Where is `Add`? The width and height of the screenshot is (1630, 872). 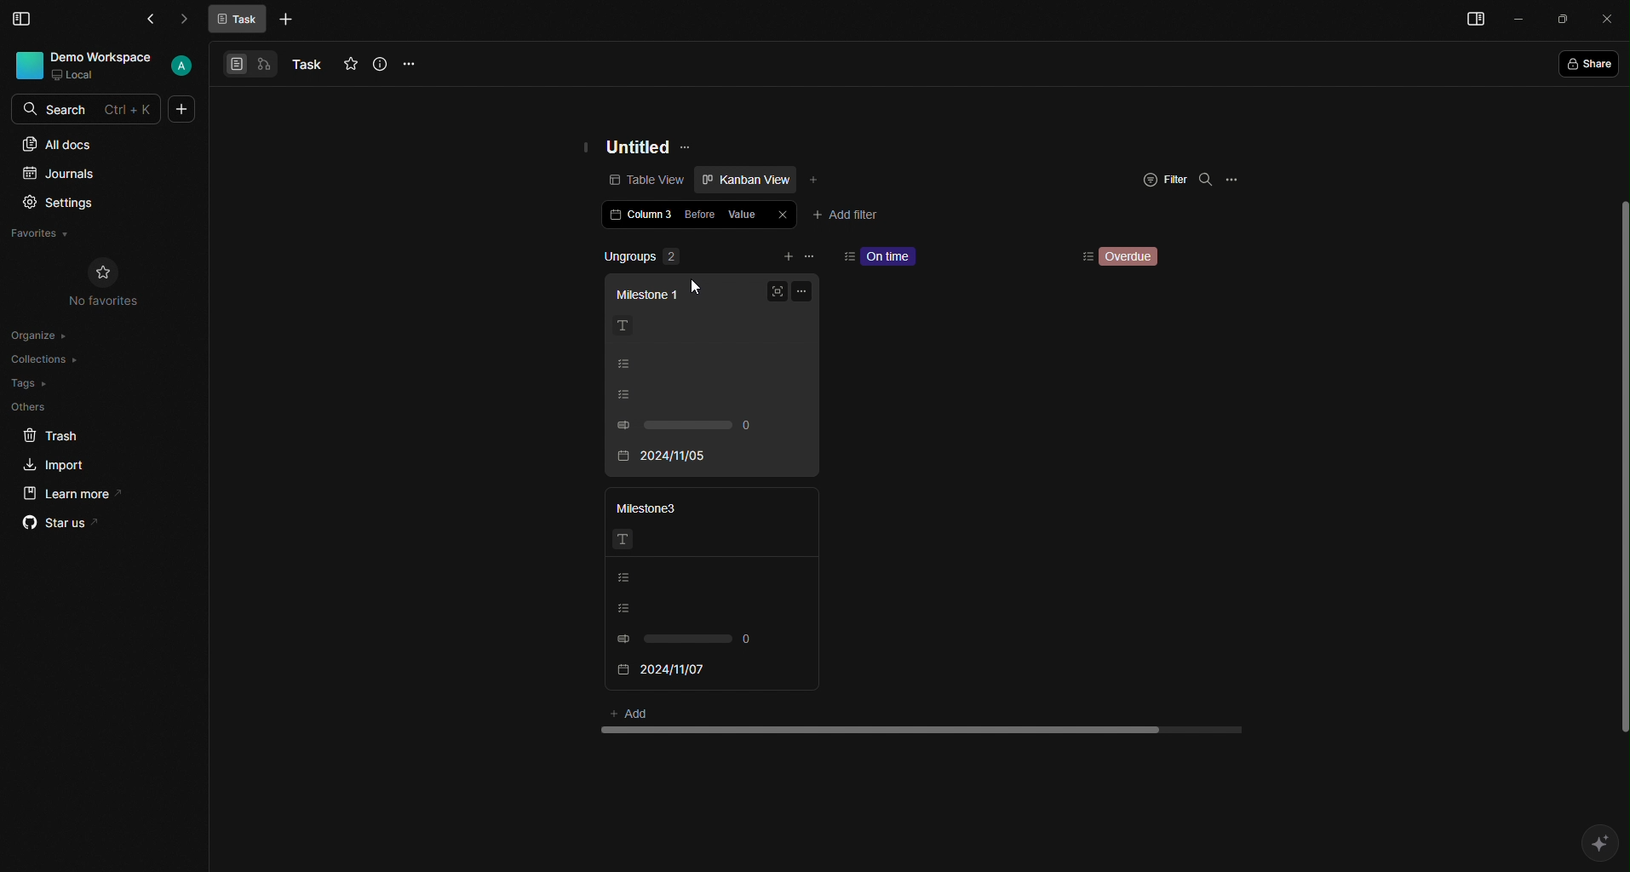 Add is located at coordinates (818, 178).